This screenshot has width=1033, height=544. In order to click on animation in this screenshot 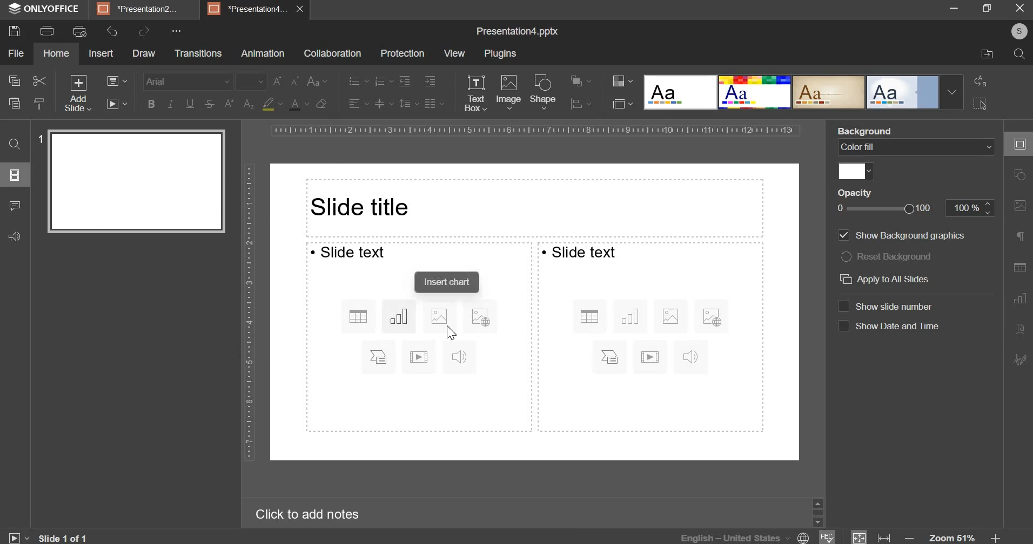, I will do `click(263, 54)`.